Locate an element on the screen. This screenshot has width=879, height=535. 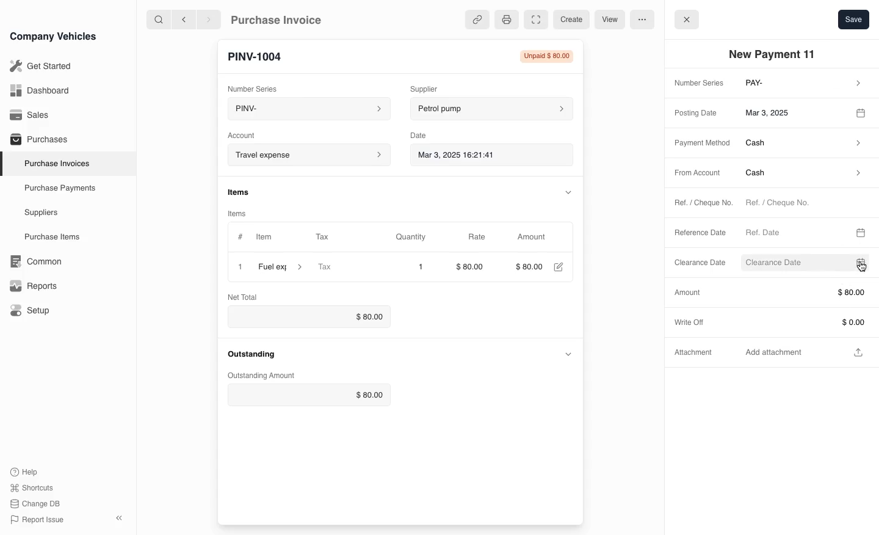
Quantity is located at coordinates (417, 237).